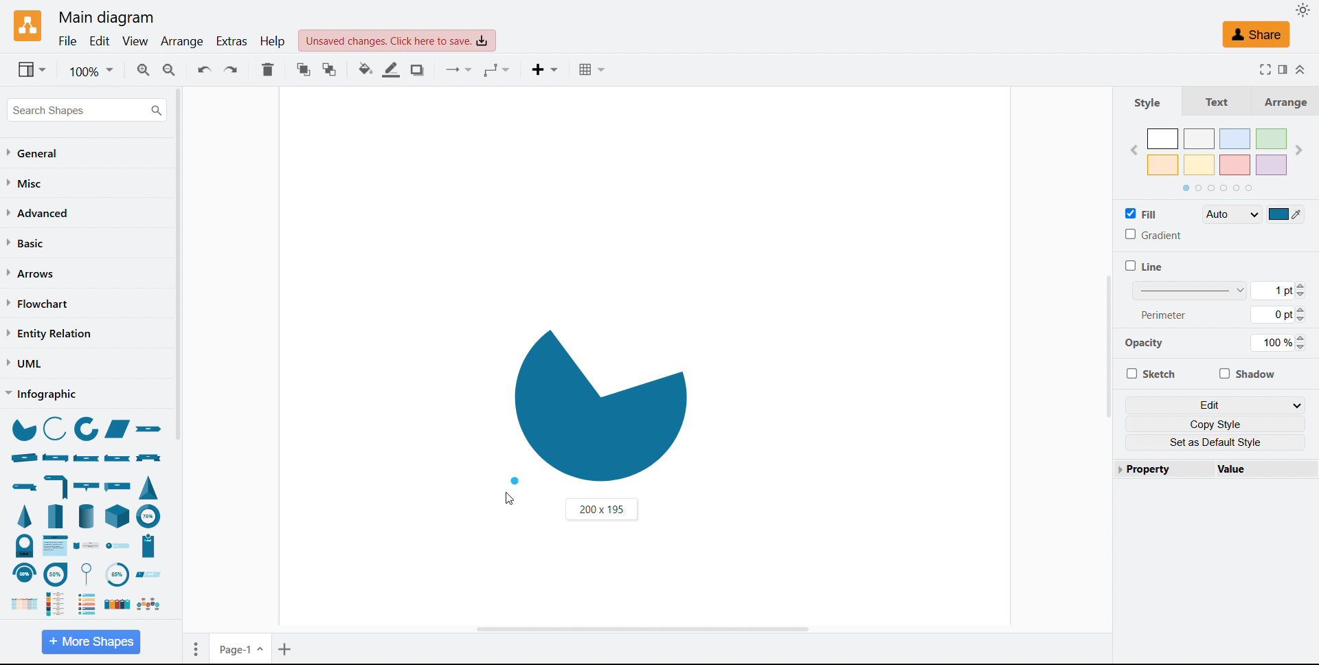  What do you see at coordinates (116, 575) in the screenshot?
I see `circular dial` at bounding box center [116, 575].